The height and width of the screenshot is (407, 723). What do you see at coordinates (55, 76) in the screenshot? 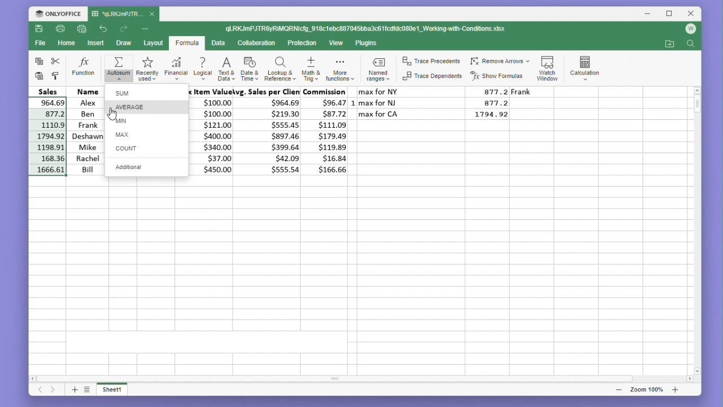
I see `Format painter` at bounding box center [55, 76].